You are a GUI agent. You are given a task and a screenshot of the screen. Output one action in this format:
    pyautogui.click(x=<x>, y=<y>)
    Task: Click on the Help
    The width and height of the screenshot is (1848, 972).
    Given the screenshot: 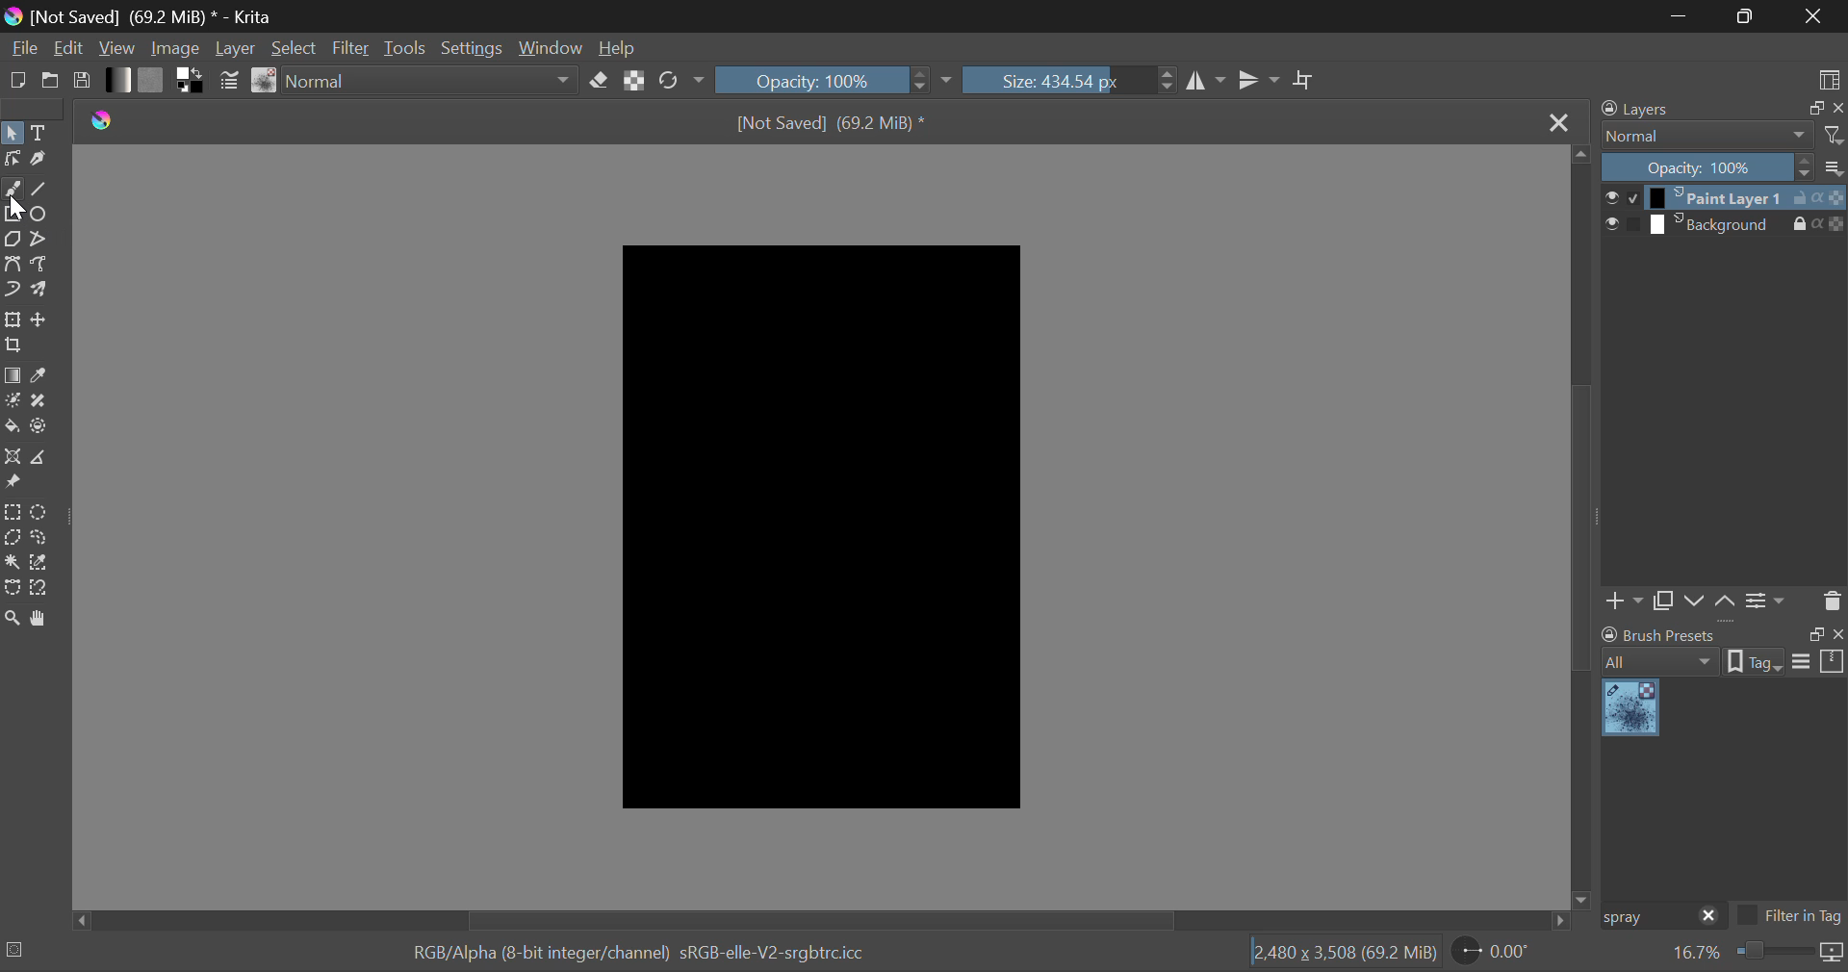 What is the action you would take?
    pyautogui.click(x=618, y=44)
    